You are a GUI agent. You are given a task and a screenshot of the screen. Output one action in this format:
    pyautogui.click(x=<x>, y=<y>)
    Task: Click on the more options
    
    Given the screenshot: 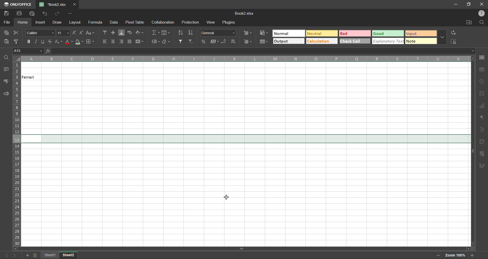 What is the action you would take?
    pyautogui.click(x=443, y=37)
    